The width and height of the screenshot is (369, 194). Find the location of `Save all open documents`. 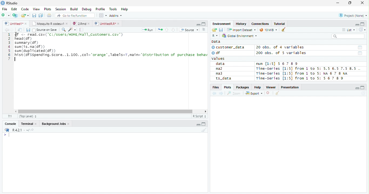

Save all open documents is located at coordinates (41, 16).